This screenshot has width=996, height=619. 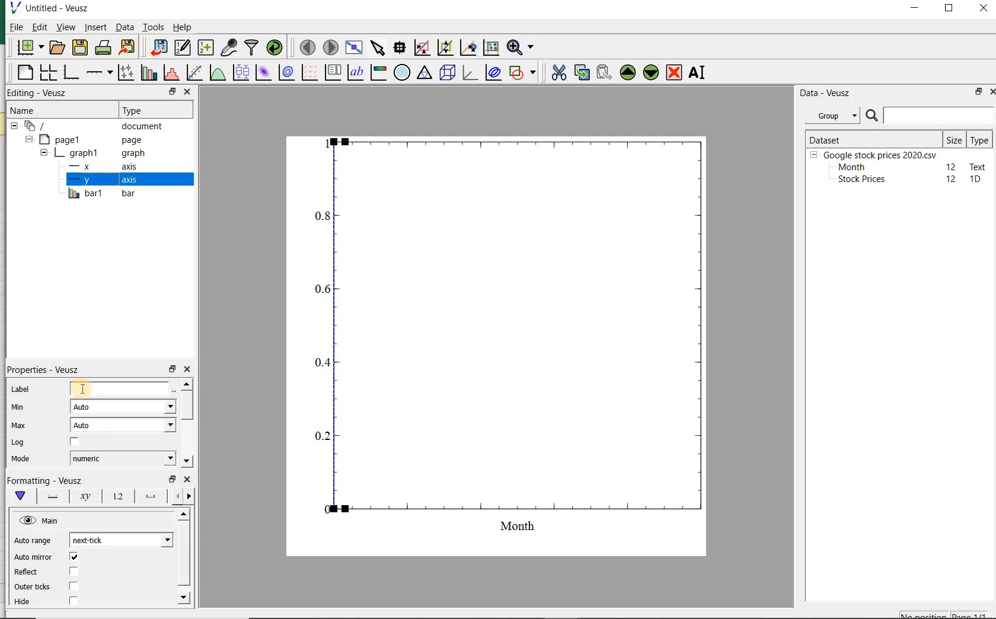 What do you see at coordinates (490, 48) in the screenshot?
I see `click to reset graph axes` at bounding box center [490, 48].